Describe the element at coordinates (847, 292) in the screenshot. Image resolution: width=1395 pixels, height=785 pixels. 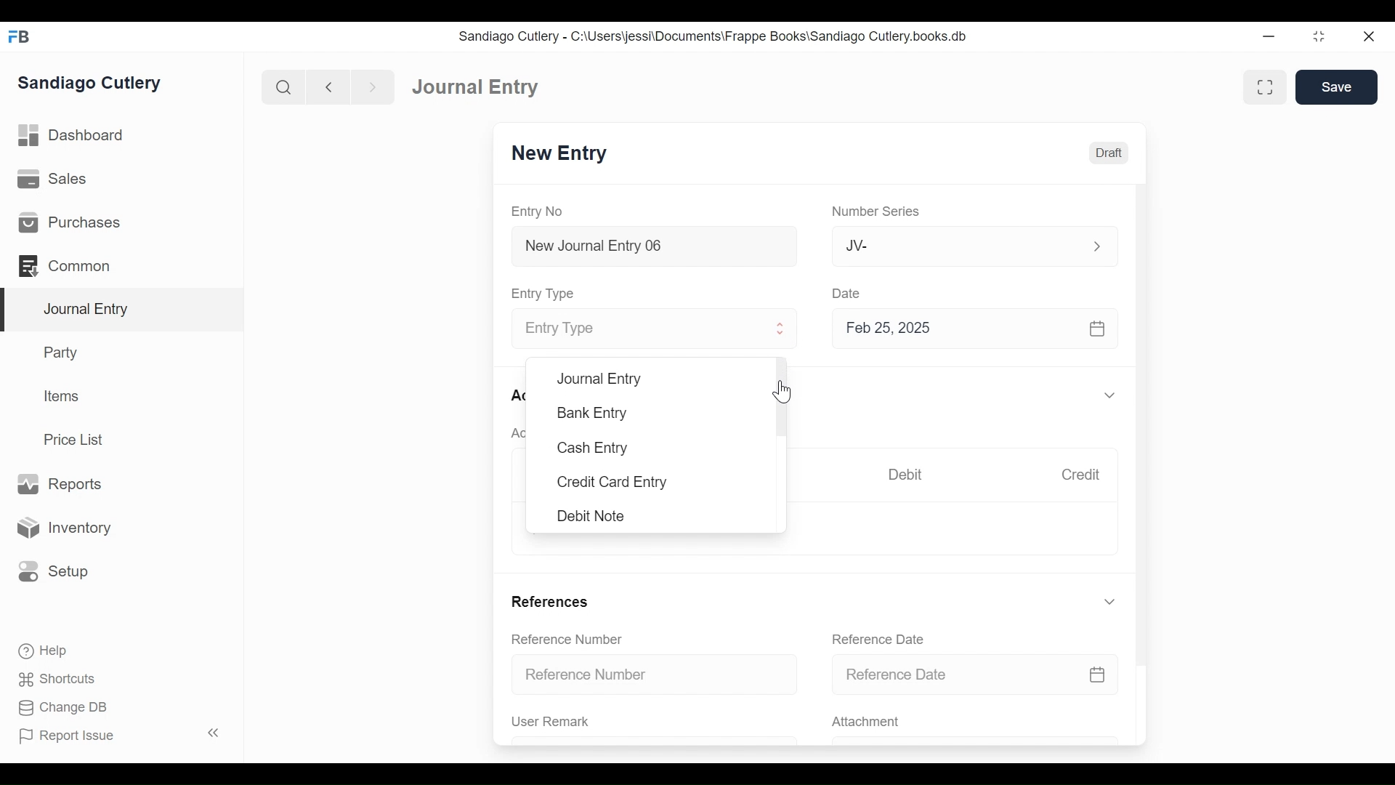
I see `Date` at that location.